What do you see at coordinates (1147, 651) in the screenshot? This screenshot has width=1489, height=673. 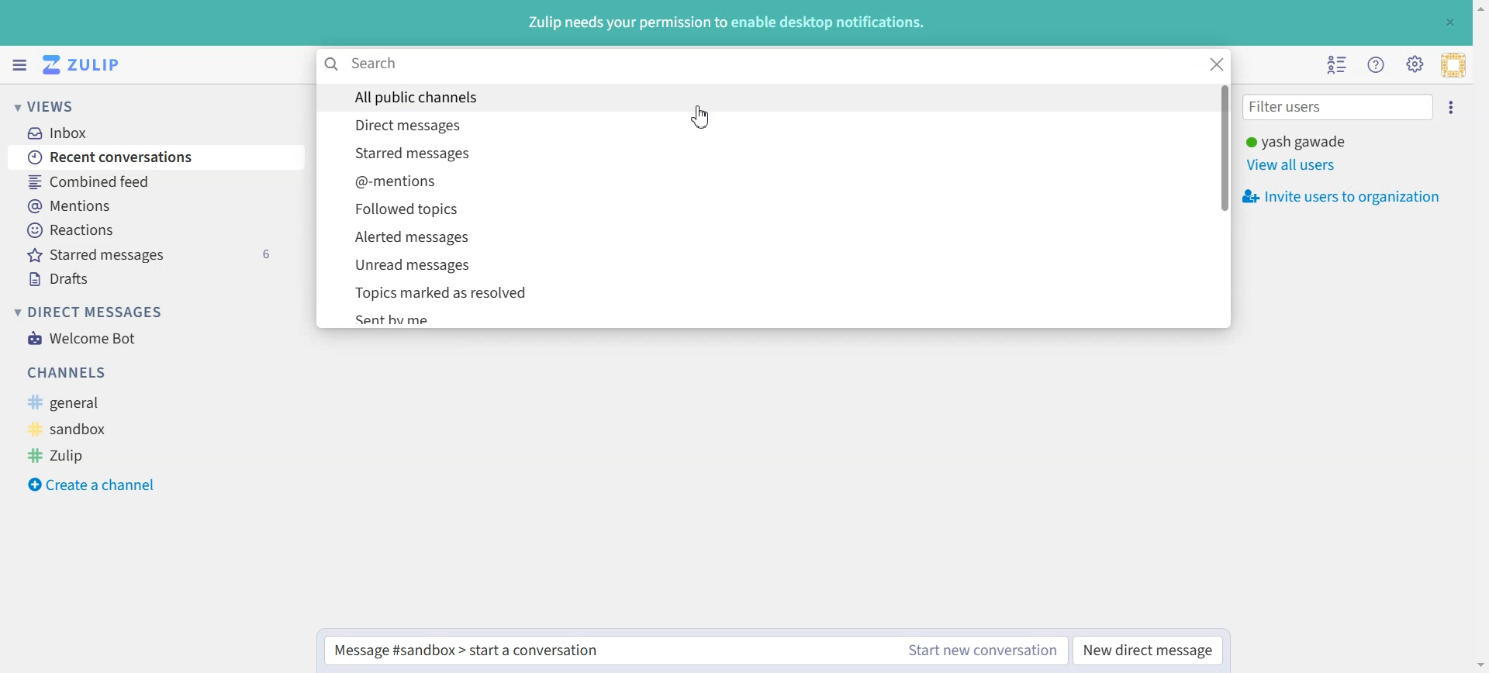 I see `New direct messages` at bounding box center [1147, 651].